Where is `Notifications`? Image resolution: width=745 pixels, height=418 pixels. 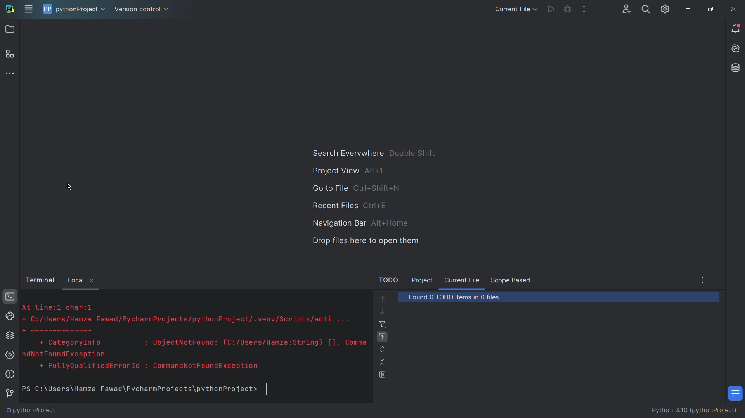
Notifications is located at coordinates (734, 29).